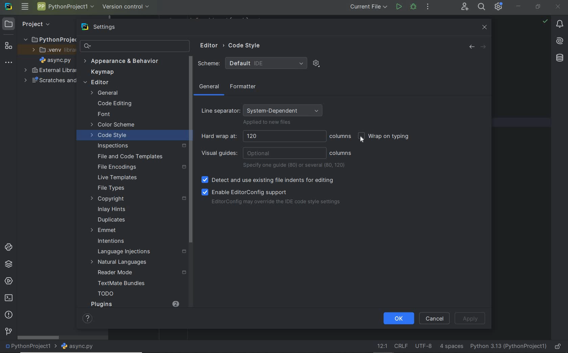 This screenshot has width=568, height=353. What do you see at coordinates (451, 347) in the screenshot?
I see `indent` at bounding box center [451, 347].